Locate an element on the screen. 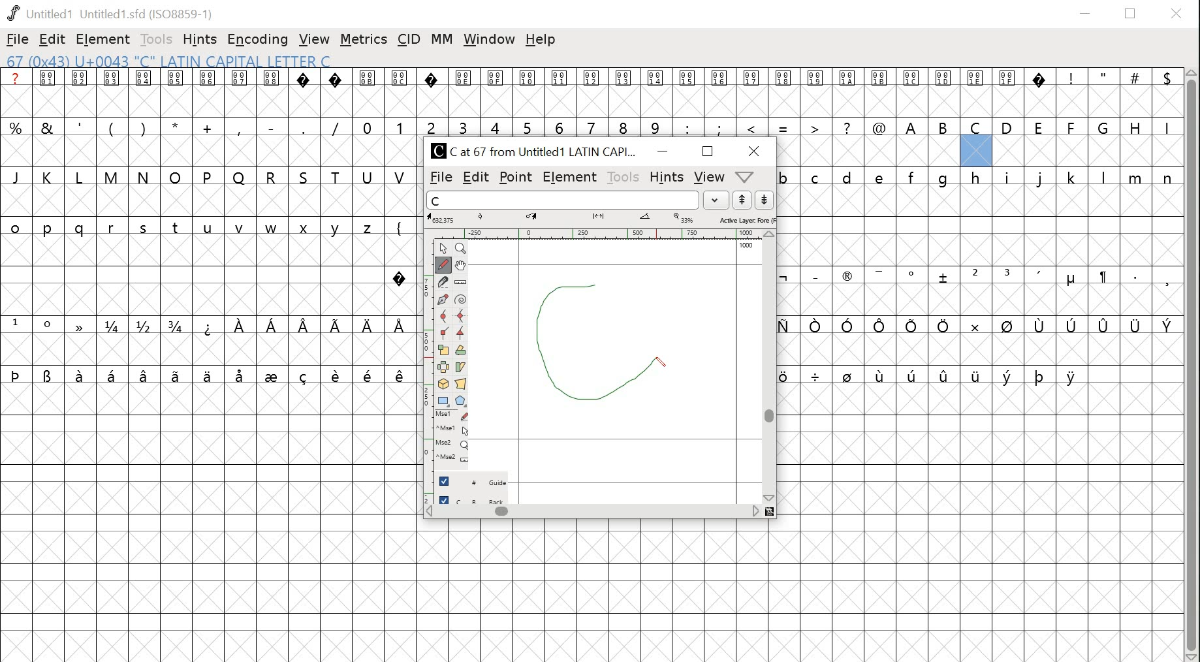  point is located at coordinates (516, 176).